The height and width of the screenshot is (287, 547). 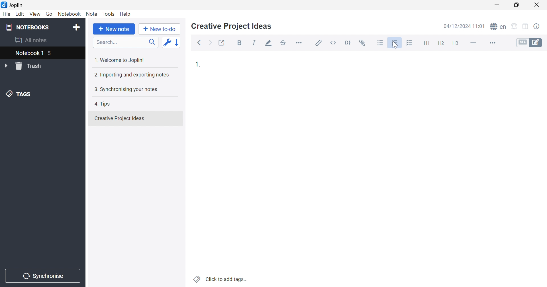 What do you see at coordinates (456, 44) in the screenshot?
I see `Heading 3` at bounding box center [456, 44].